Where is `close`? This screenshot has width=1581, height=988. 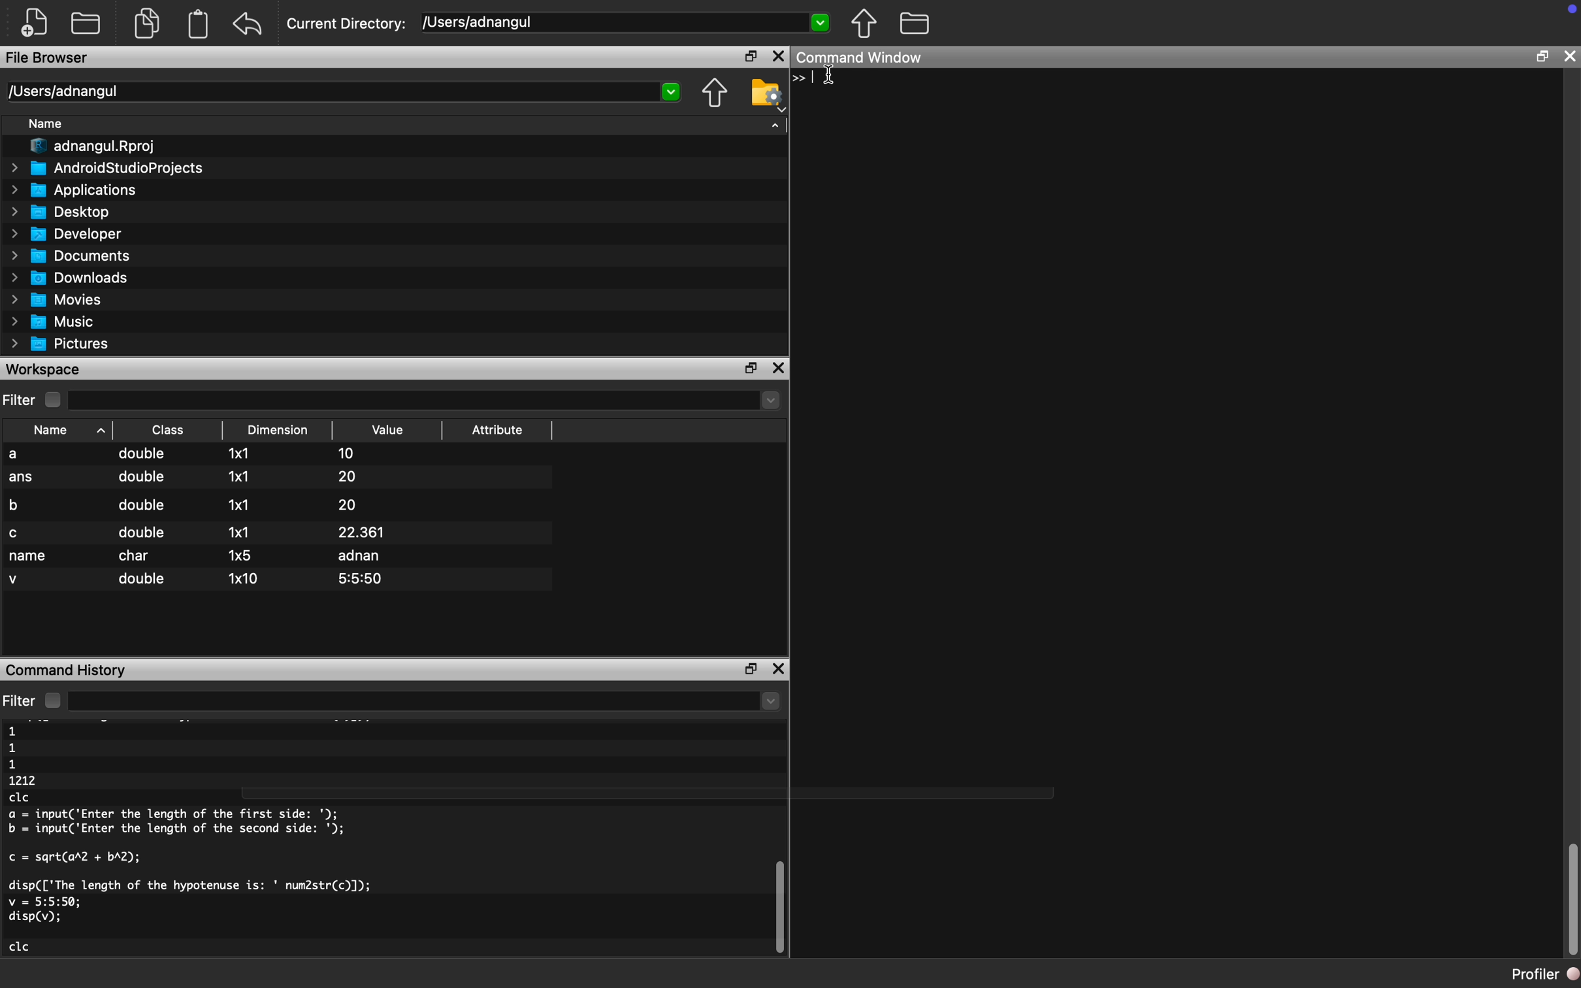
close is located at coordinates (780, 669).